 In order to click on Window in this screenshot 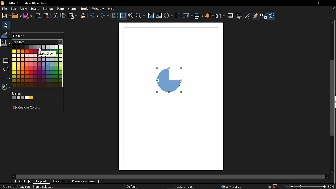, I will do `click(98, 9)`.